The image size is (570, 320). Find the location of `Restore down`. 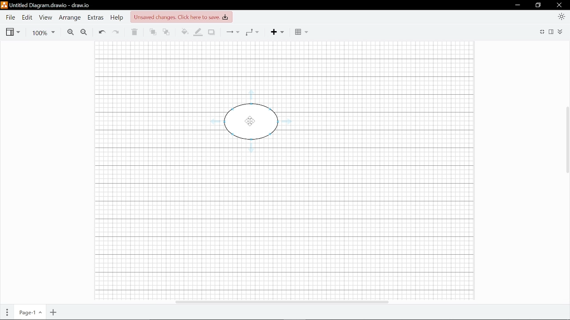

Restore down is located at coordinates (538, 6).